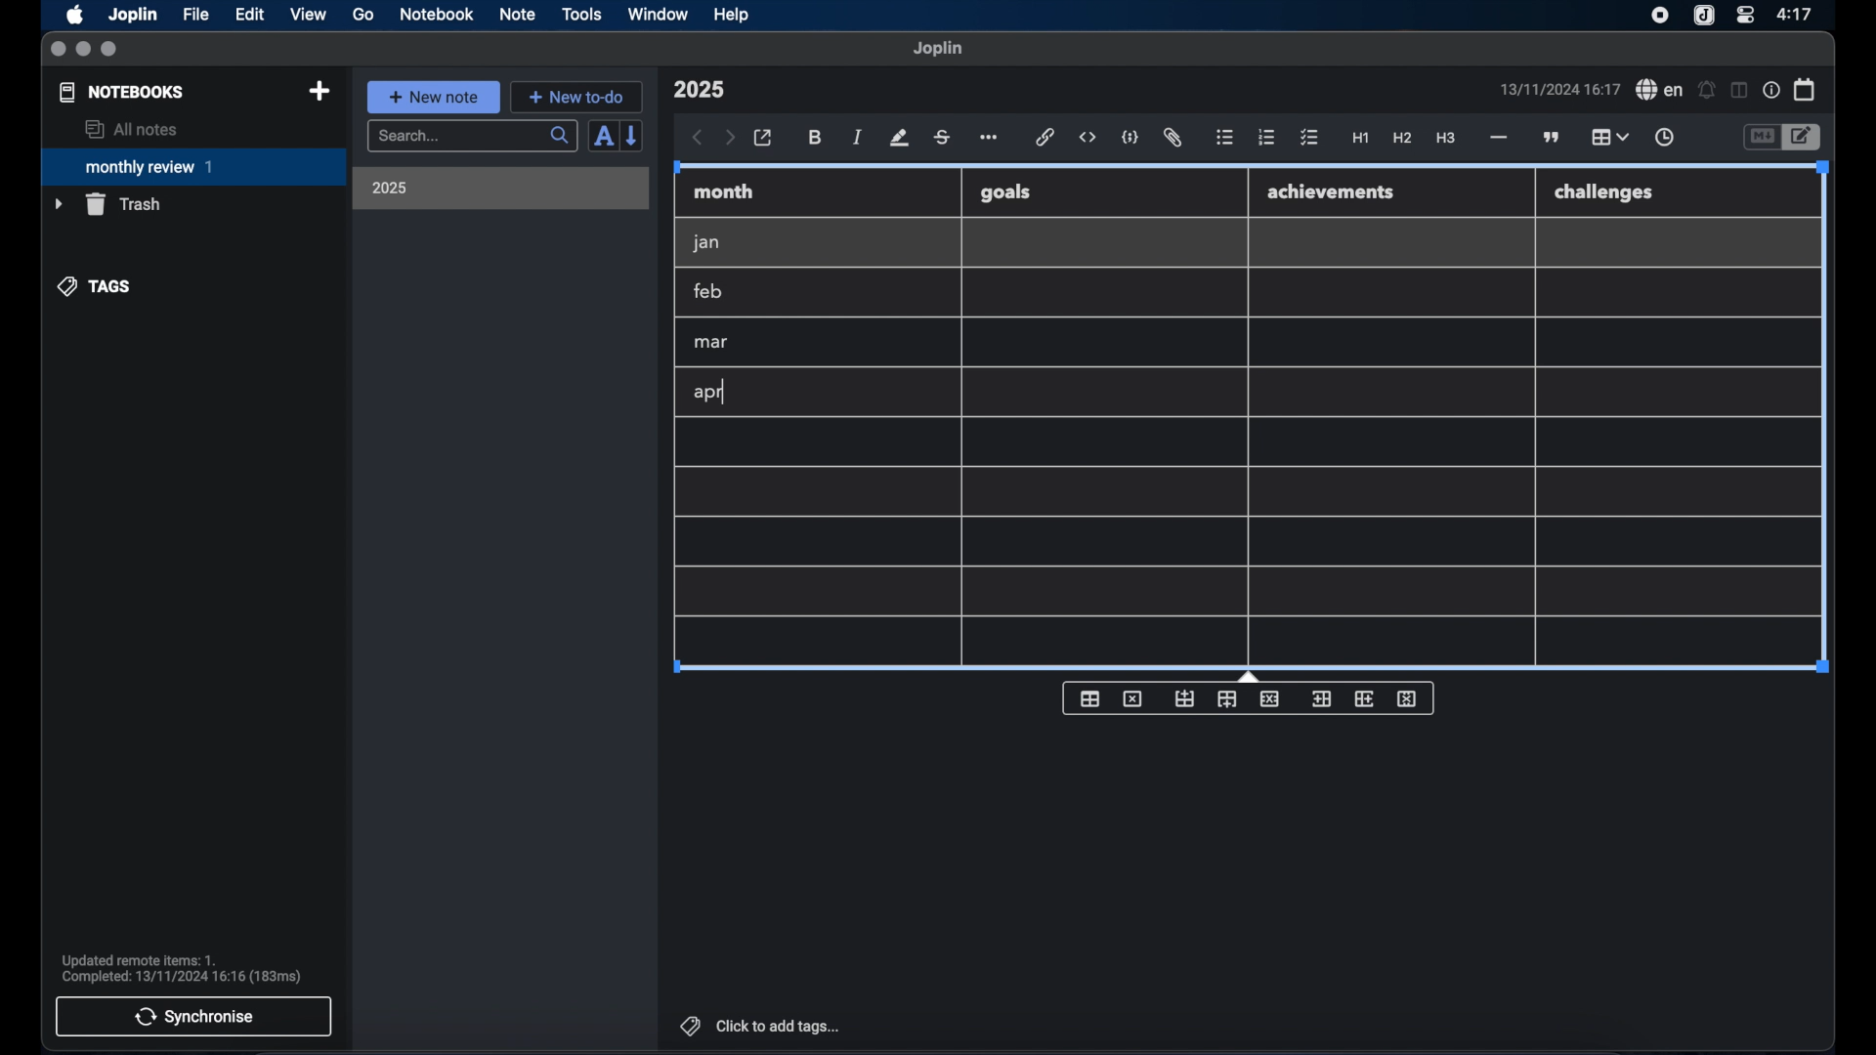 This screenshot has height=1055, width=1876. What do you see at coordinates (433, 97) in the screenshot?
I see `new note` at bounding box center [433, 97].